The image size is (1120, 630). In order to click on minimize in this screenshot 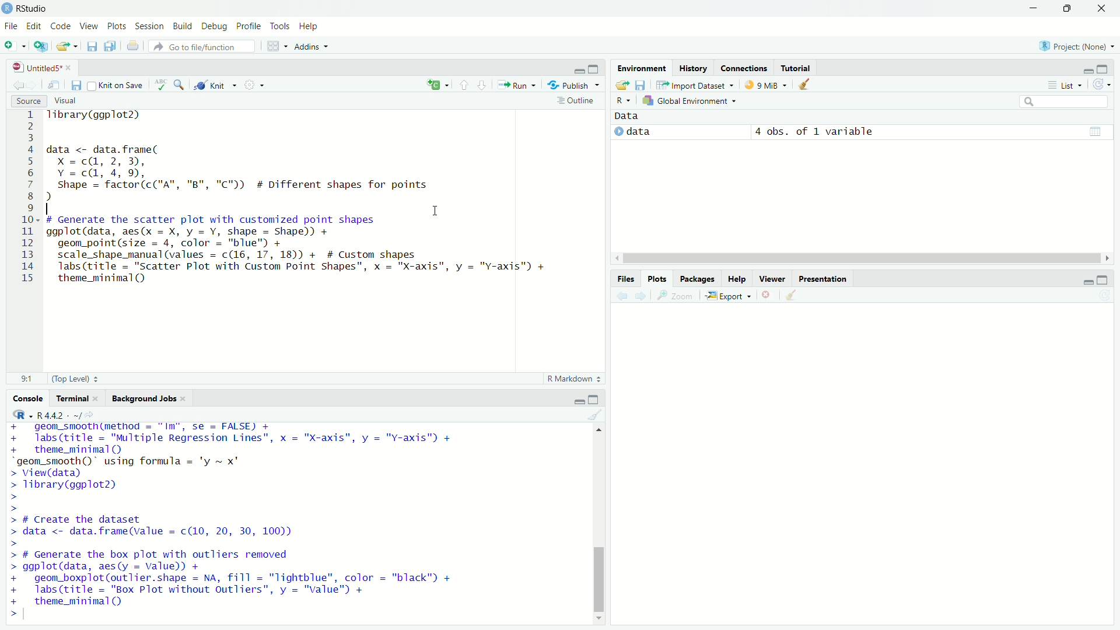, I will do `click(578, 71)`.